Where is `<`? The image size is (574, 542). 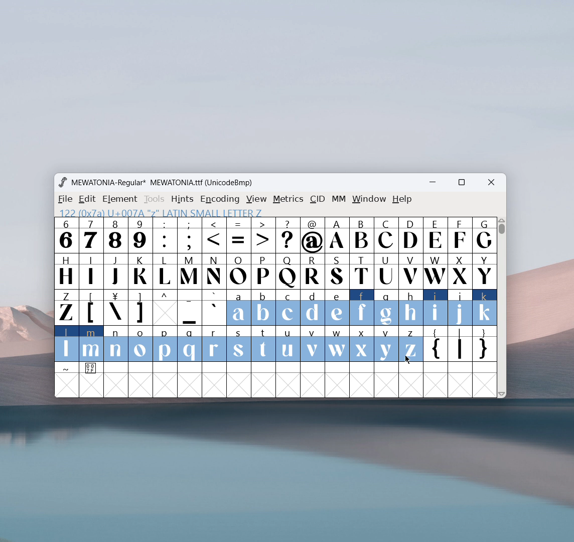 < is located at coordinates (215, 236).